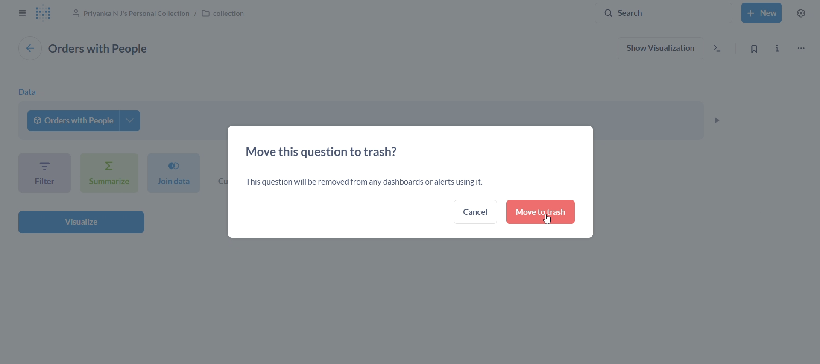 Image resolution: width=820 pixels, height=364 pixels. What do you see at coordinates (549, 221) in the screenshot?
I see `Cursor` at bounding box center [549, 221].